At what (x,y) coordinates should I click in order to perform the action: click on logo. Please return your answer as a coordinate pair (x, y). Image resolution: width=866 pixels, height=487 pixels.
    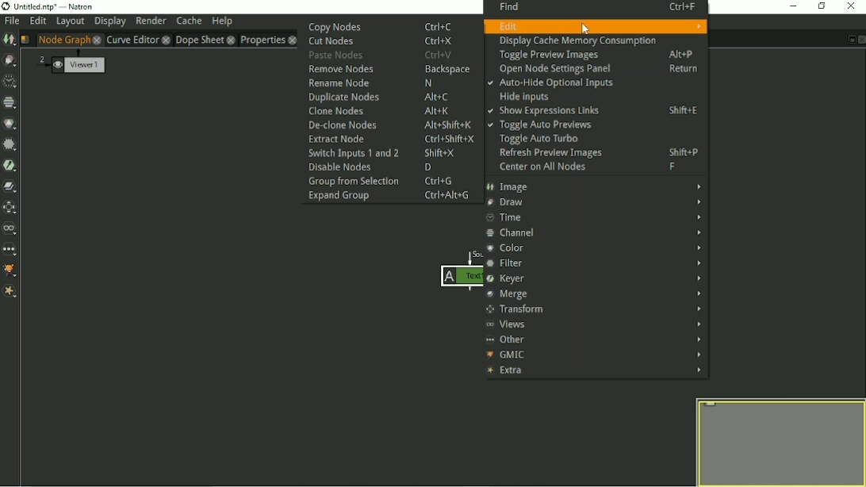
    Looking at the image, I should click on (6, 7).